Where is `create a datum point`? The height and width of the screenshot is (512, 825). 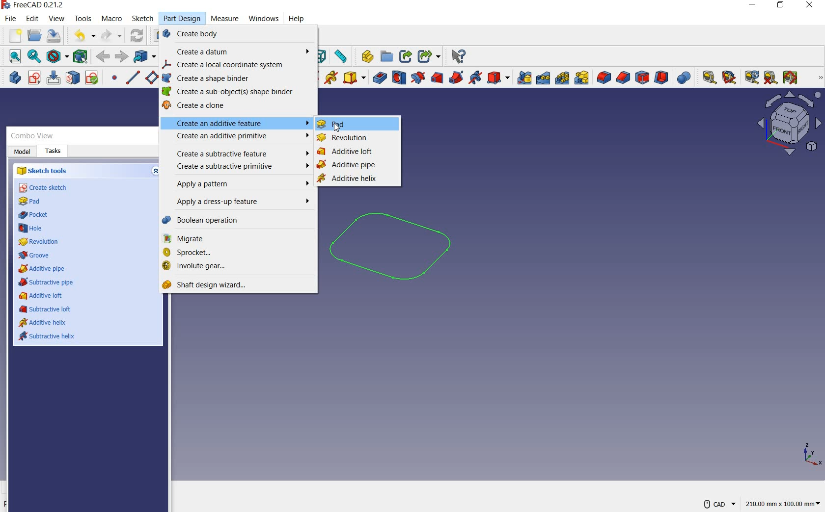 create a datum point is located at coordinates (115, 78).